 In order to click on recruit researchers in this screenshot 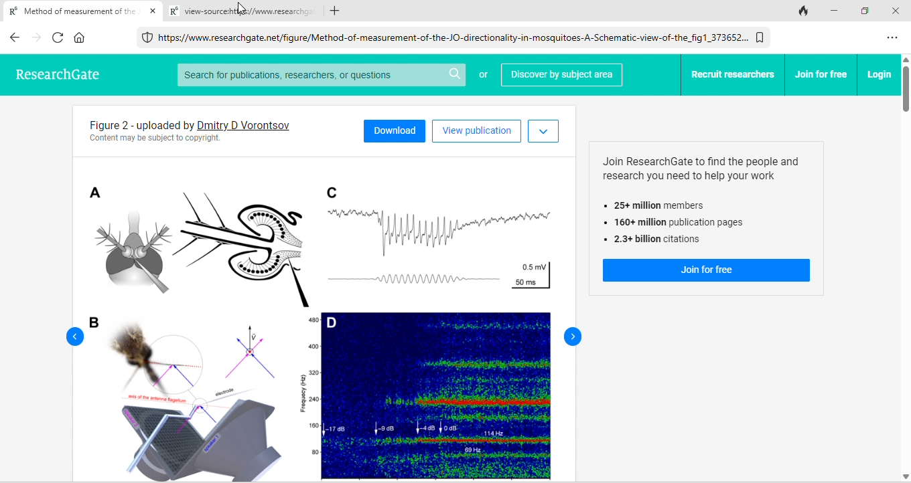, I will do `click(730, 74)`.